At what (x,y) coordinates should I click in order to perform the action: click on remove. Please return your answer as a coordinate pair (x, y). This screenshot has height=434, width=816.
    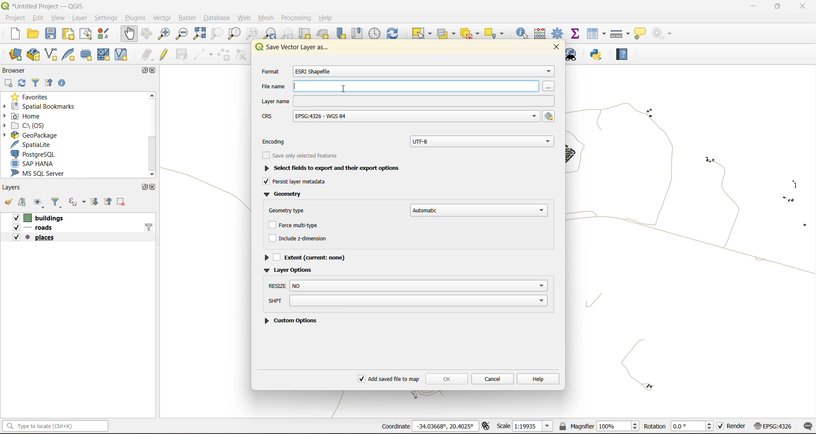
    Looking at the image, I should click on (122, 203).